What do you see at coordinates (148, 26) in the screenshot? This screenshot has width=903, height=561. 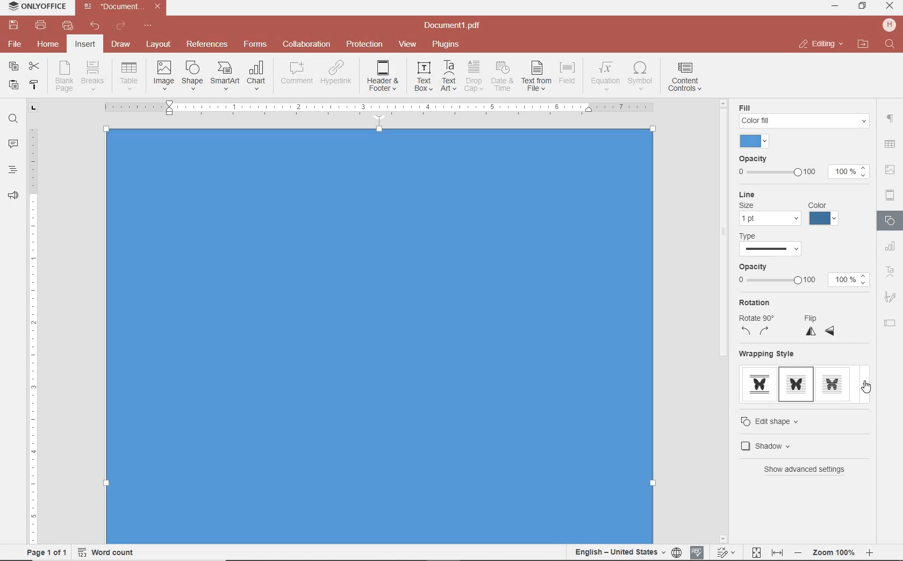 I see `customize quick access toolbar` at bounding box center [148, 26].